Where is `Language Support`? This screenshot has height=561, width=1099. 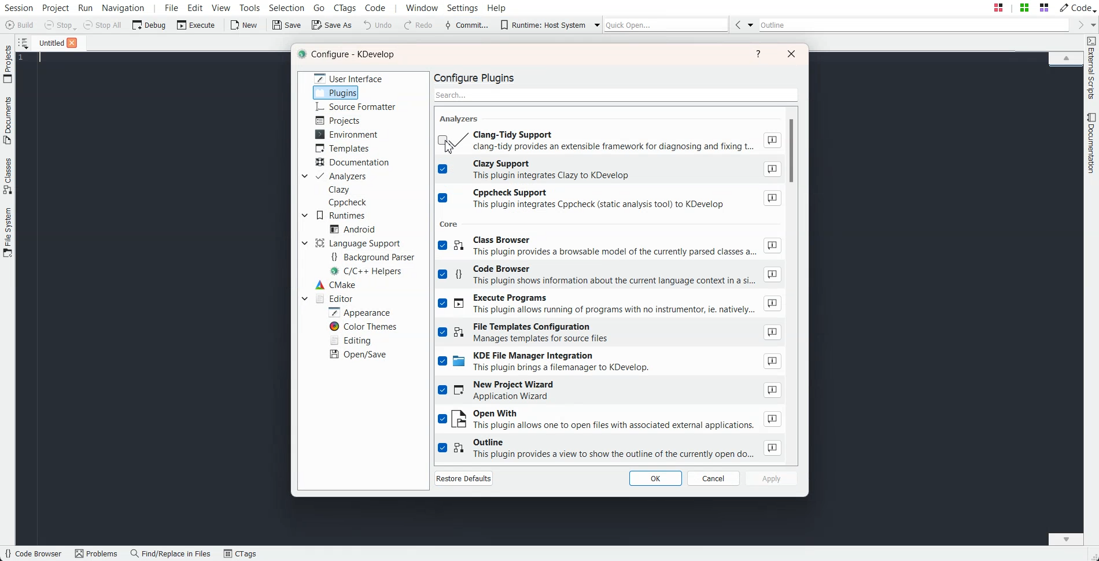 Language Support is located at coordinates (360, 243).